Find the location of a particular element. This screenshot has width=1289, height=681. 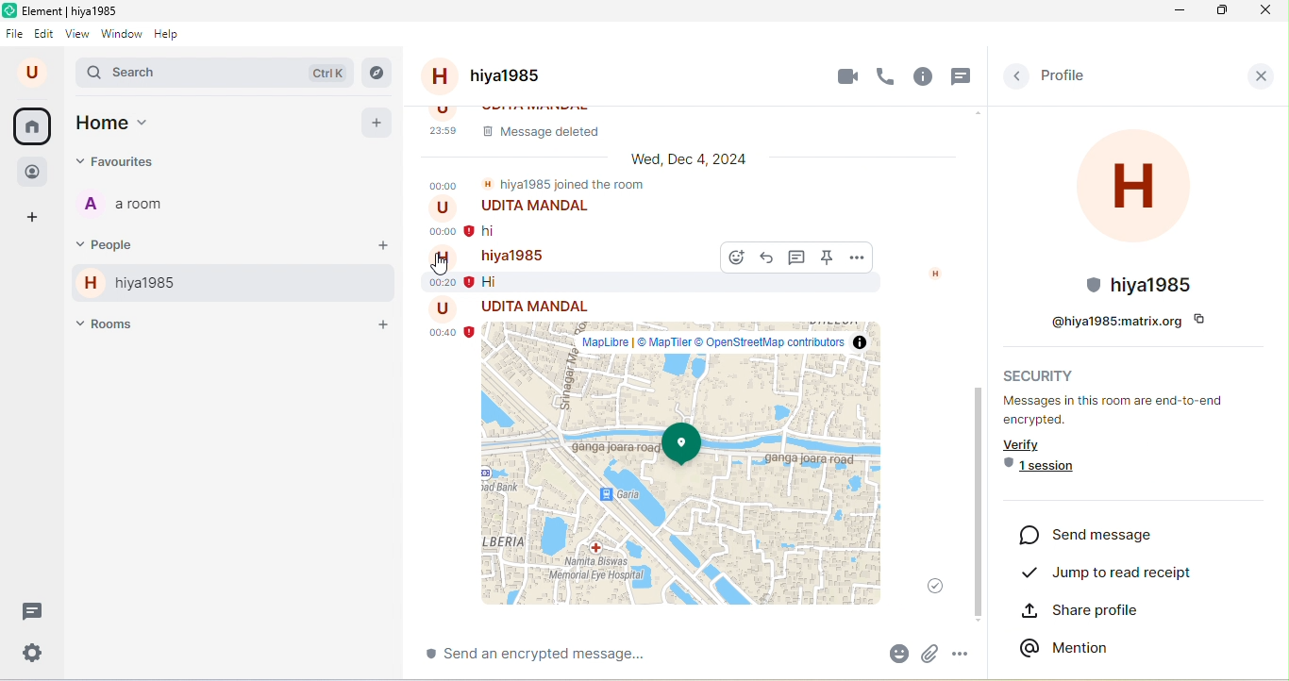

emoji is located at coordinates (892, 653).